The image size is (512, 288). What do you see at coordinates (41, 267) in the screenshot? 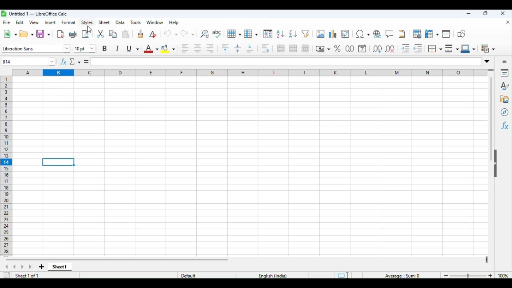
I see `New sheet` at bounding box center [41, 267].